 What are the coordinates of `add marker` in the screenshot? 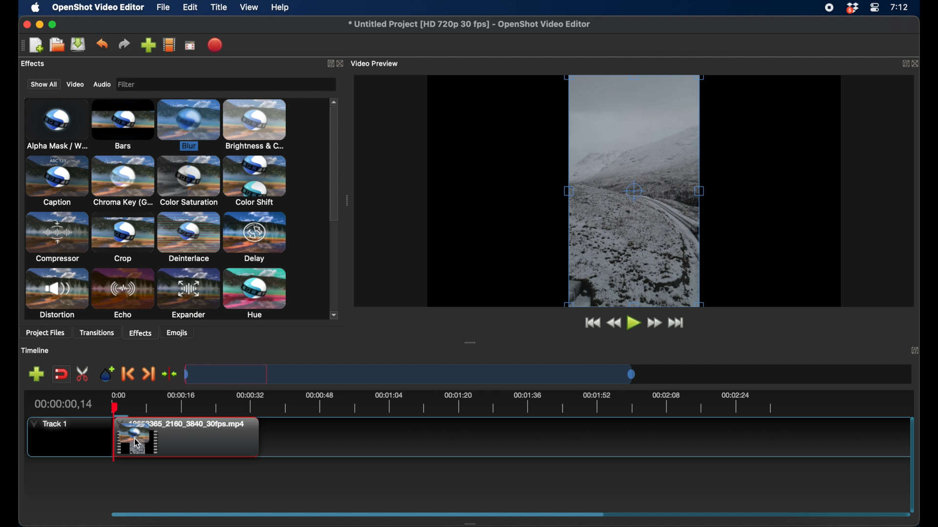 It's located at (106, 373).